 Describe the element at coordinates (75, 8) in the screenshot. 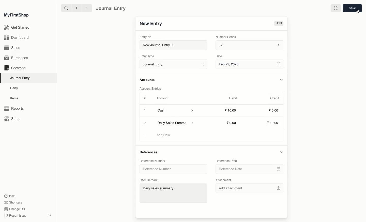

I see `backward <` at that location.